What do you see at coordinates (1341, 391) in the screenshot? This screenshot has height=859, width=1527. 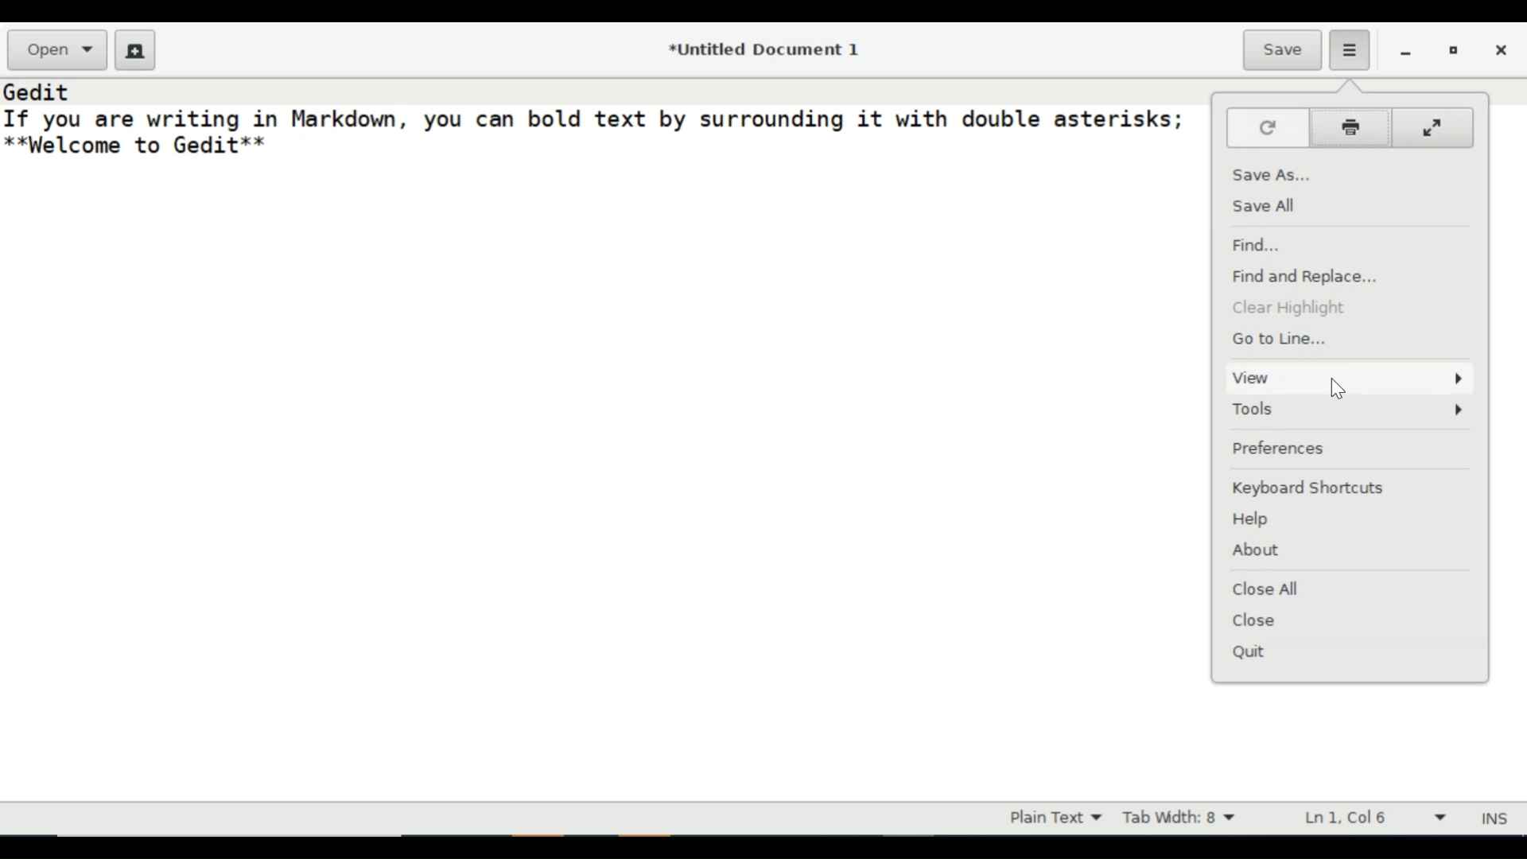 I see `cursor` at bounding box center [1341, 391].